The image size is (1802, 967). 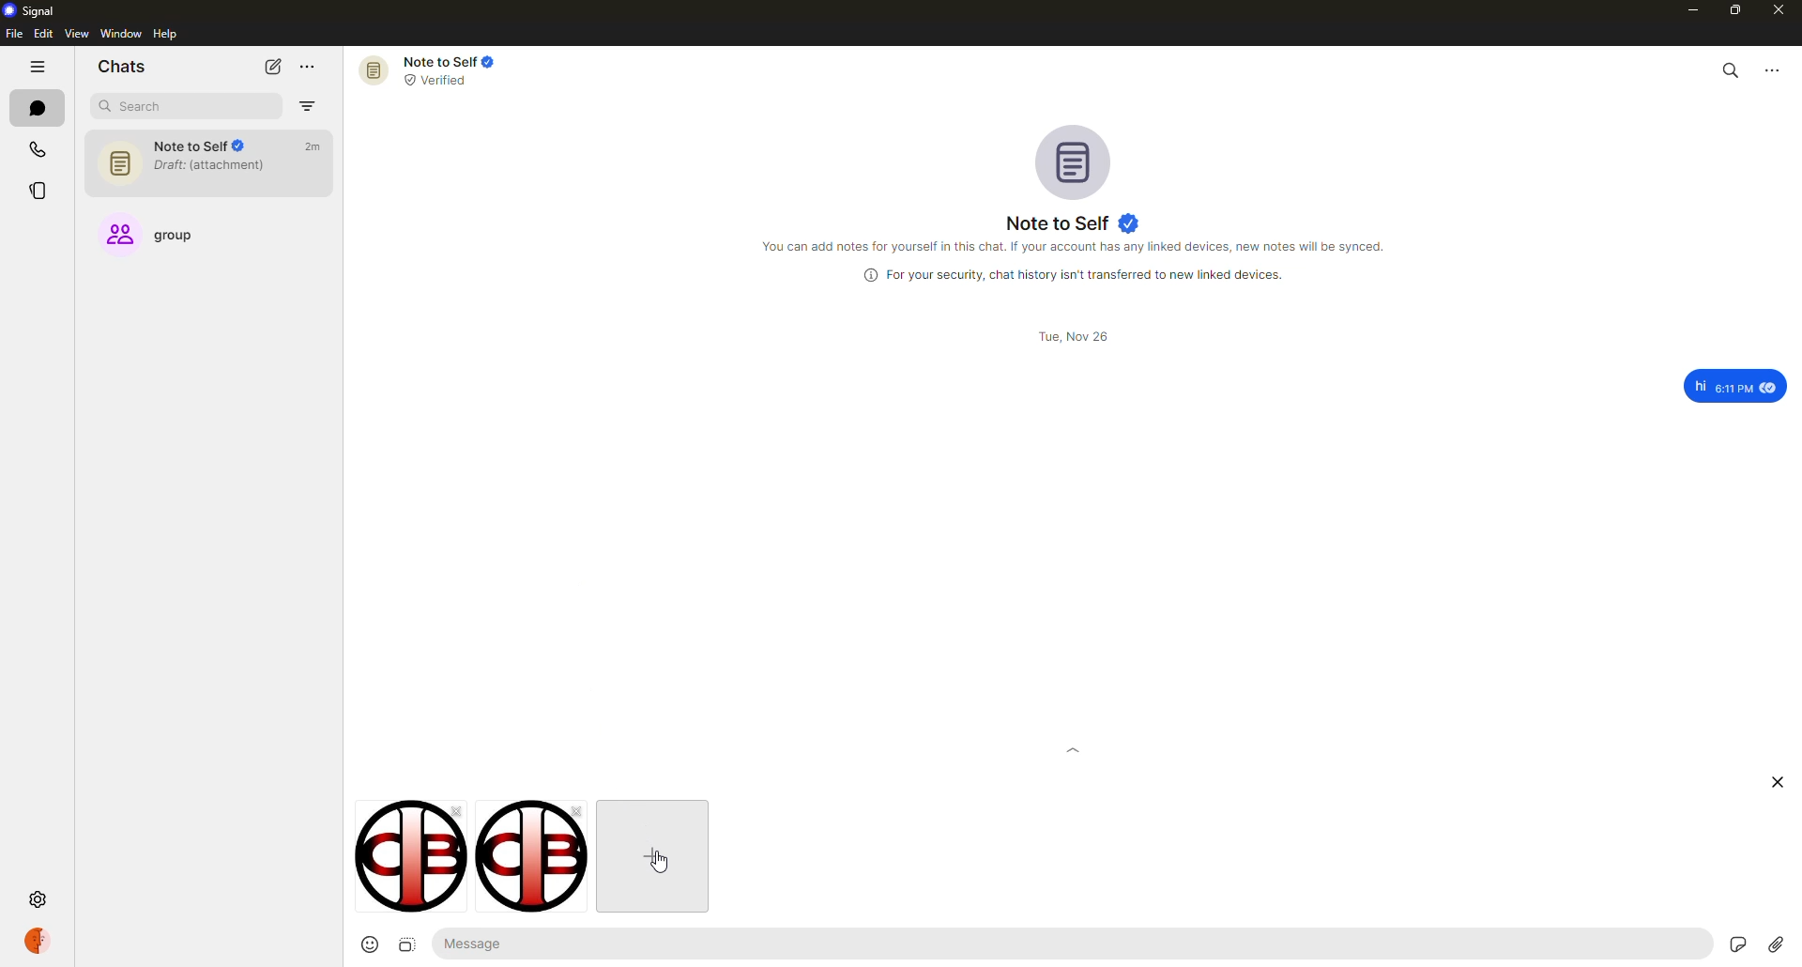 I want to click on note to self, so click(x=206, y=159).